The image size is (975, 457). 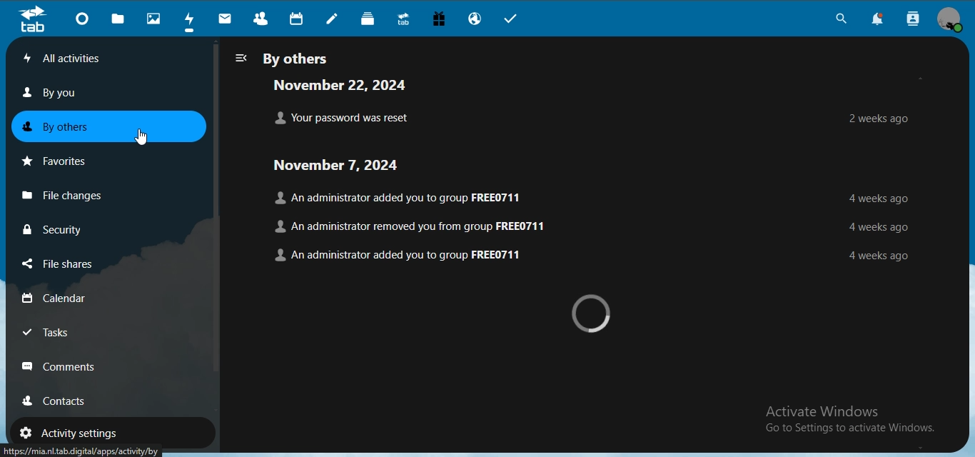 What do you see at coordinates (153, 18) in the screenshot?
I see `photos` at bounding box center [153, 18].